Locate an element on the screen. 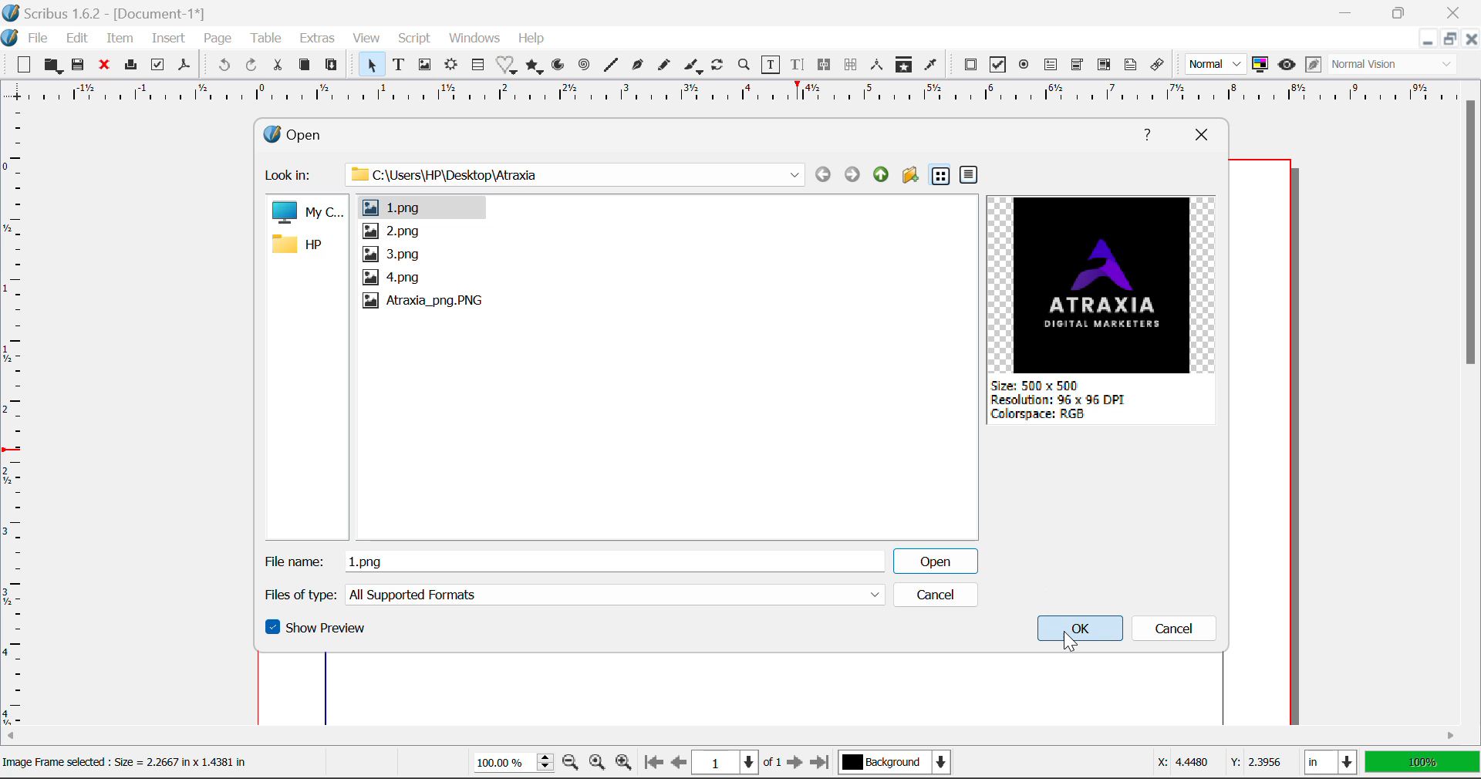  Navigation is located at coordinates (881, 174).